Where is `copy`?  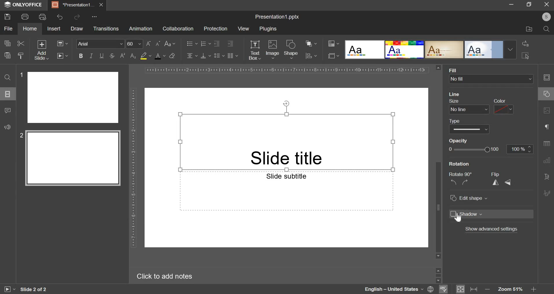 copy is located at coordinates (7, 44).